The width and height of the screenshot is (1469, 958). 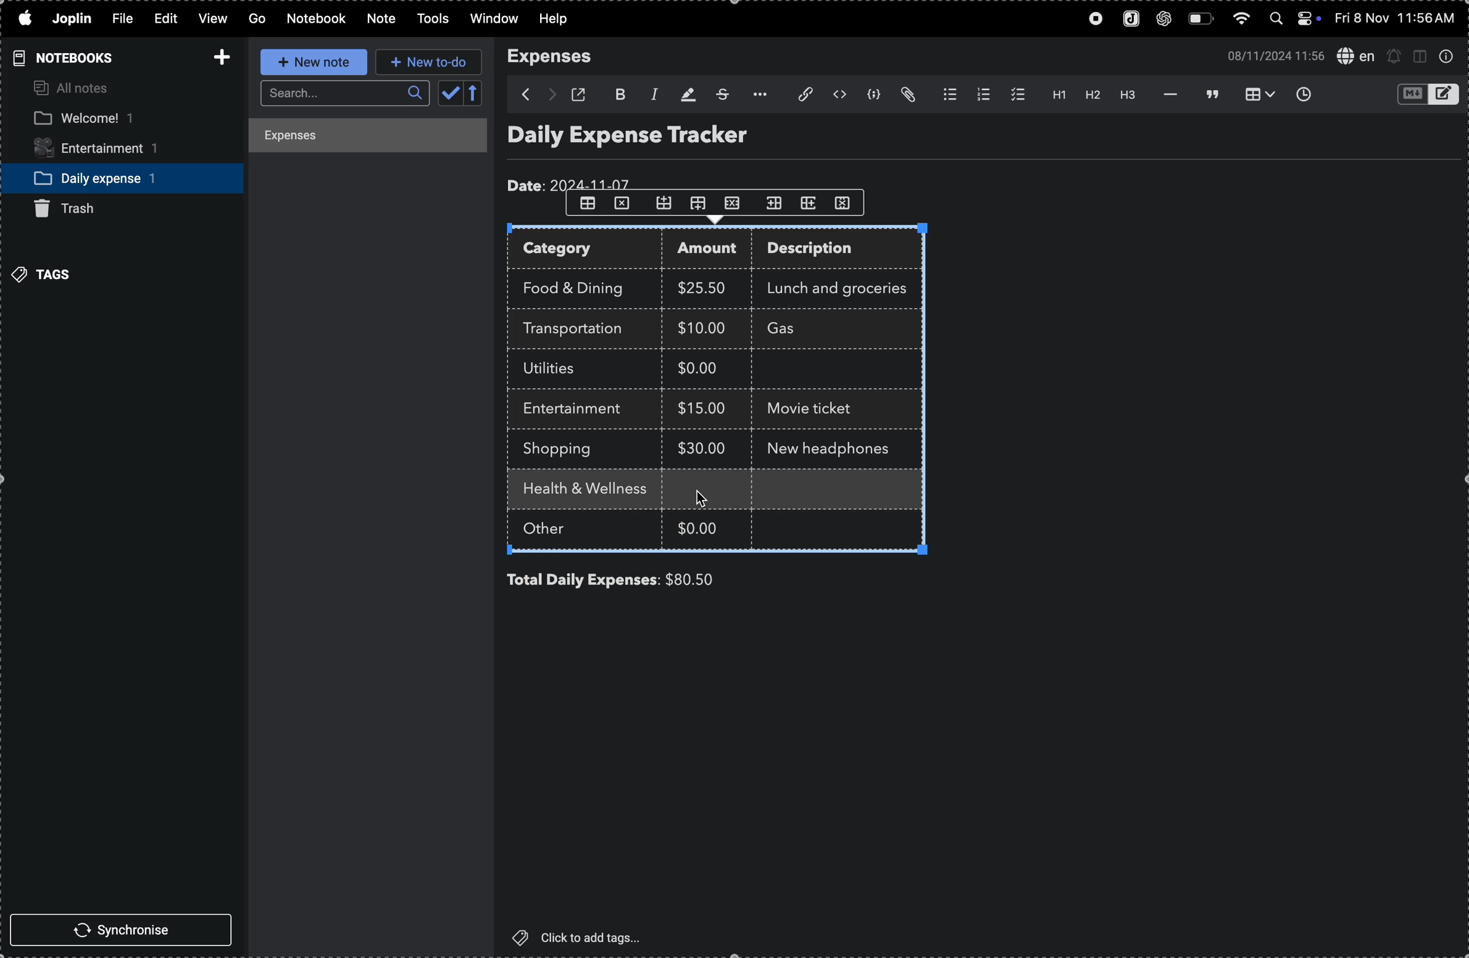 I want to click on shift coloumn to left, so click(x=810, y=202).